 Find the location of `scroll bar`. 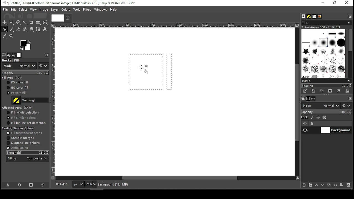

scroll bar is located at coordinates (296, 101).